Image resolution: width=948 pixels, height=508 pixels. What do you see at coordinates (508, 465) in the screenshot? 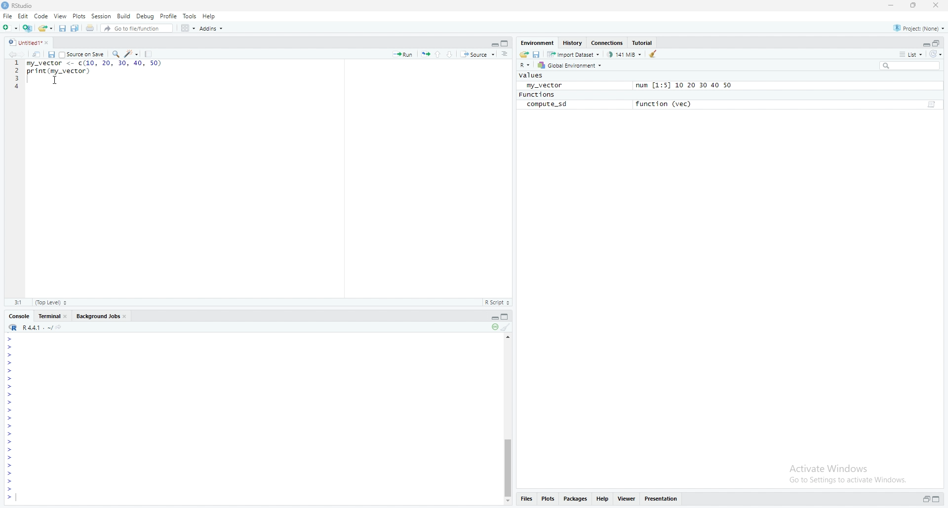
I see `Scrollbar` at bounding box center [508, 465].